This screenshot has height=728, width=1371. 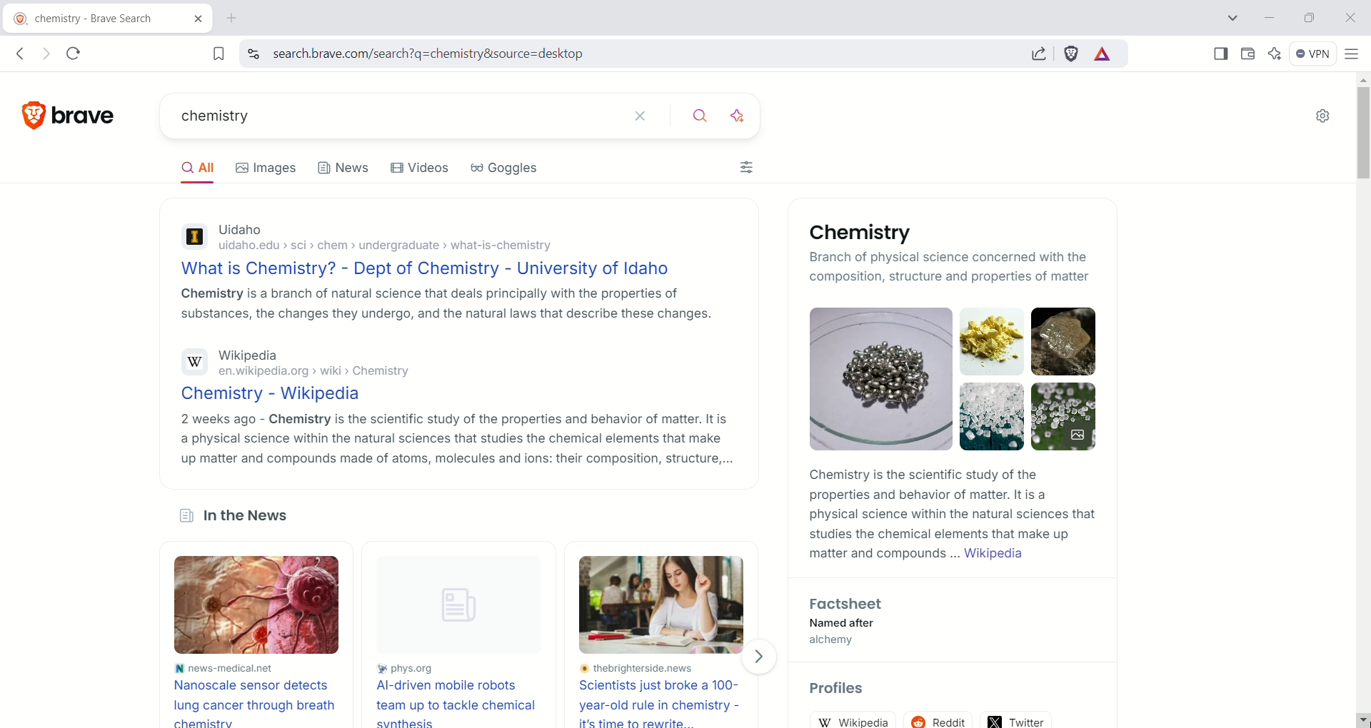 I want to click on wikipedia, so click(x=858, y=720).